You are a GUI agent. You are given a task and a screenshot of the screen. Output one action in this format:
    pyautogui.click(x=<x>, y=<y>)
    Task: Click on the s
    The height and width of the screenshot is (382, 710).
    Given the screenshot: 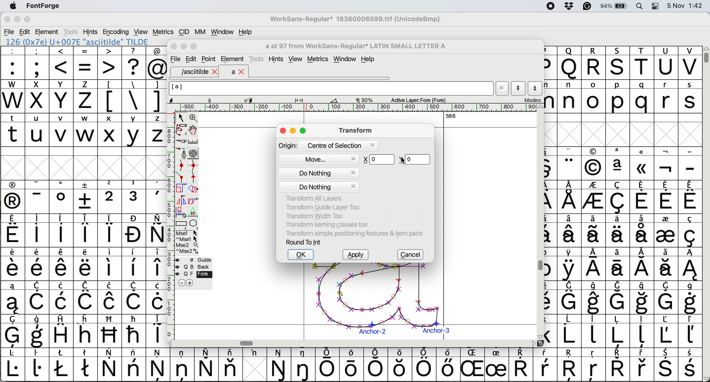 What is the action you would take?
    pyautogui.click(x=690, y=97)
    